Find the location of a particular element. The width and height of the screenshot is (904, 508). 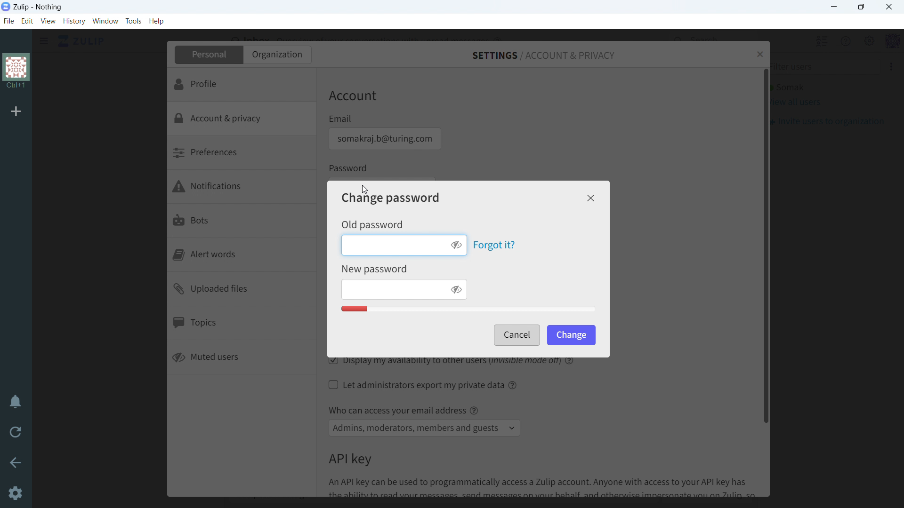

view is located at coordinates (48, 21).